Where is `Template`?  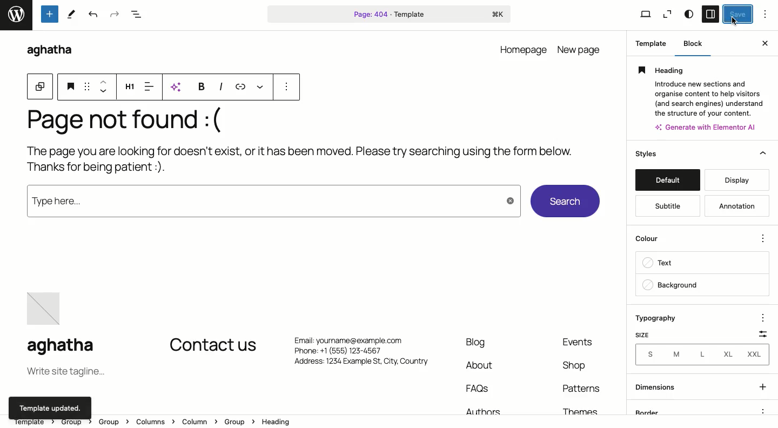 Template is located at coordinates (648, 43).